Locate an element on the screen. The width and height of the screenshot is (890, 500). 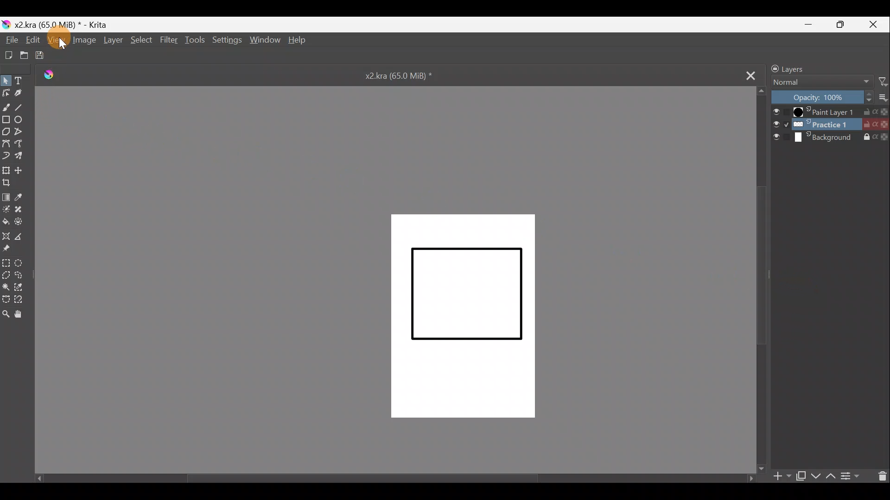
Edit is located at coordinates (31, 40).